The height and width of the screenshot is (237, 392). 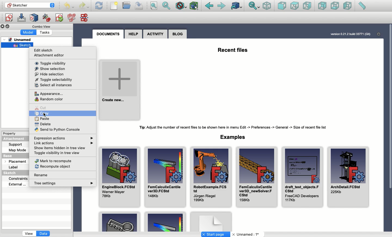 What do you see at coordinates (29, 234) in the screenshot?
I see `View` at bounding box center [29, 234].